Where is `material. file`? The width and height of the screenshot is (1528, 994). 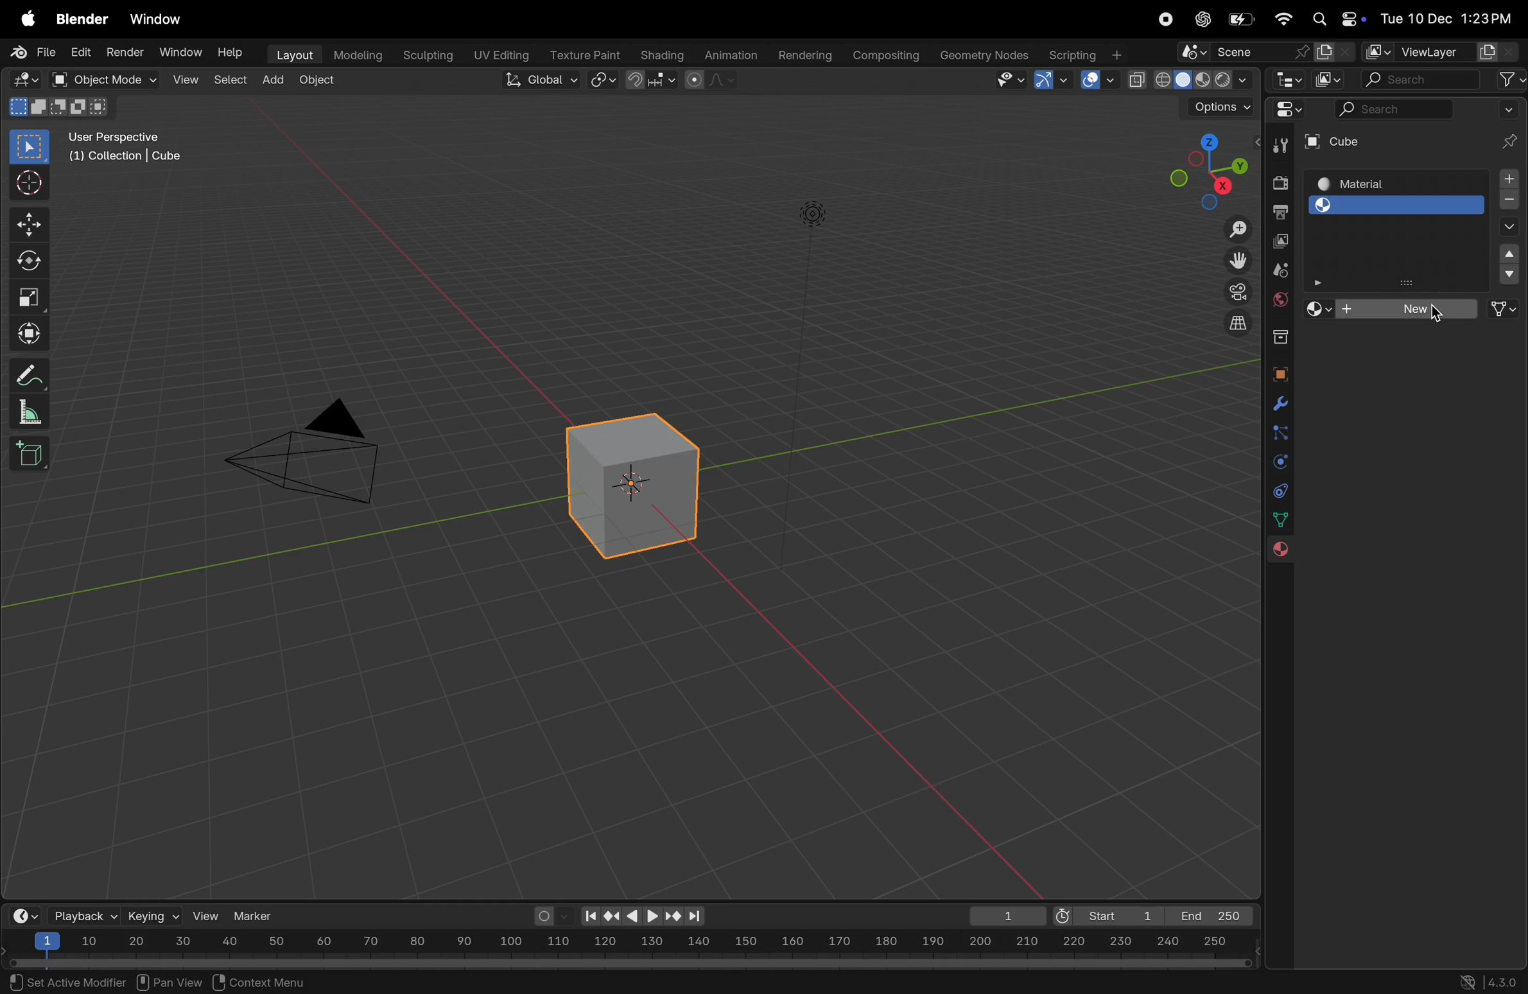 material. file is located at coordinates (1396, 277).